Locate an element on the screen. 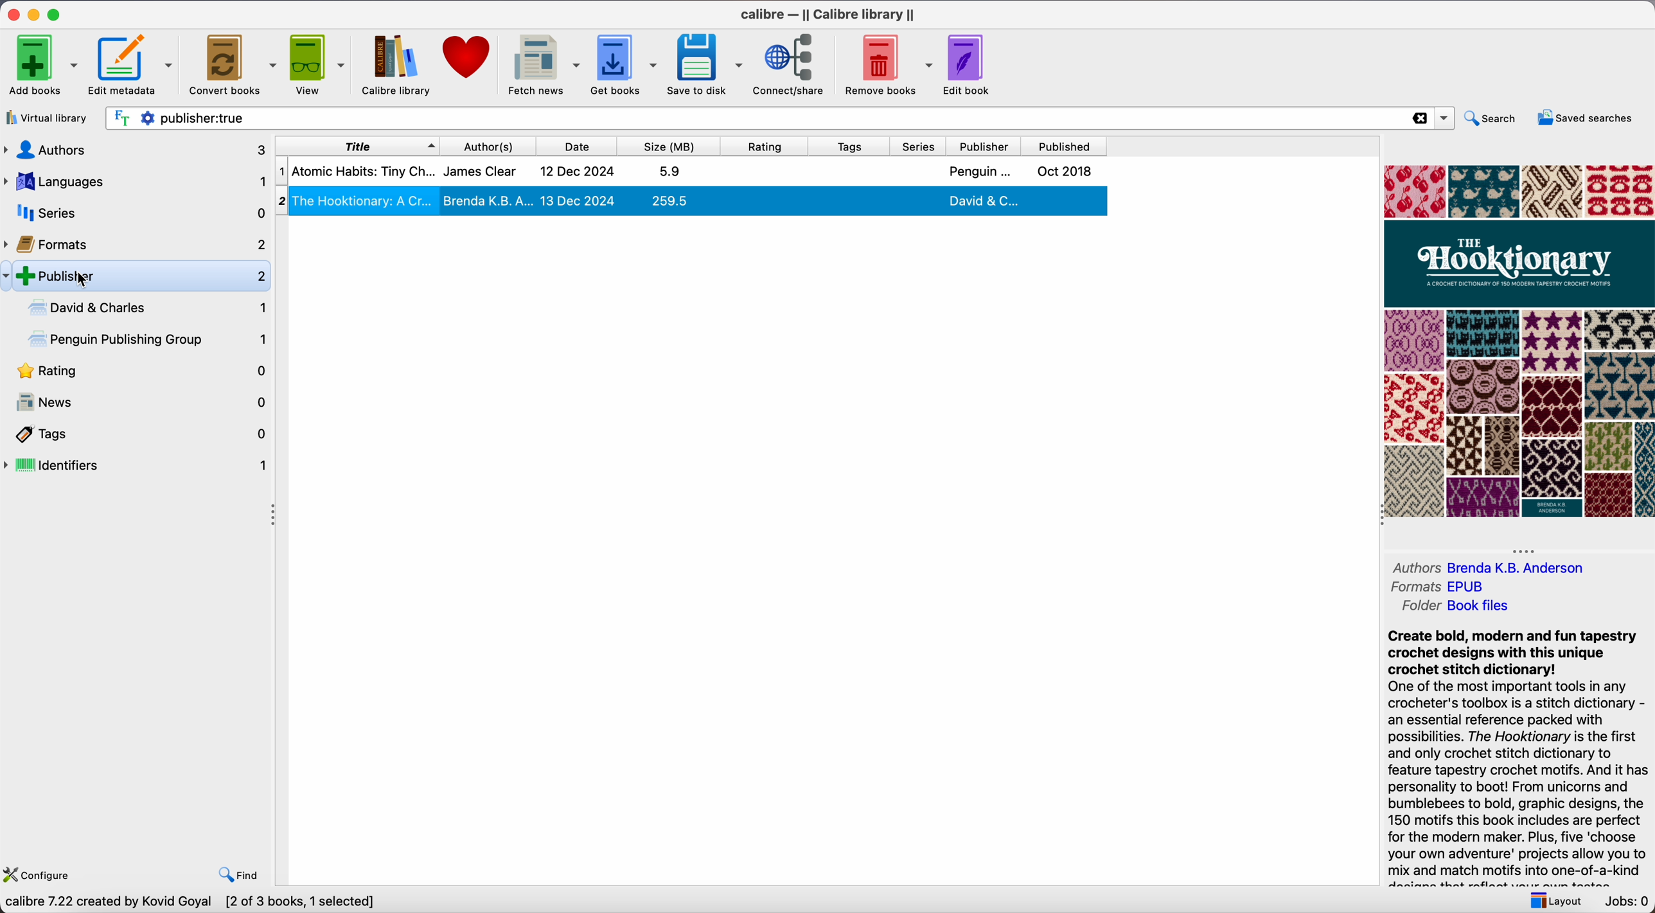  book cover preview is located at coordinates (1519, 343).